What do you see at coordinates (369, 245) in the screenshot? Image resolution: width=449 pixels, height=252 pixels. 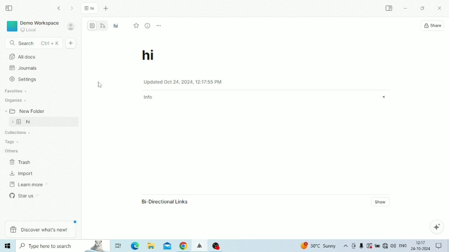 I see `Warning` at bounding box center [369, 245].